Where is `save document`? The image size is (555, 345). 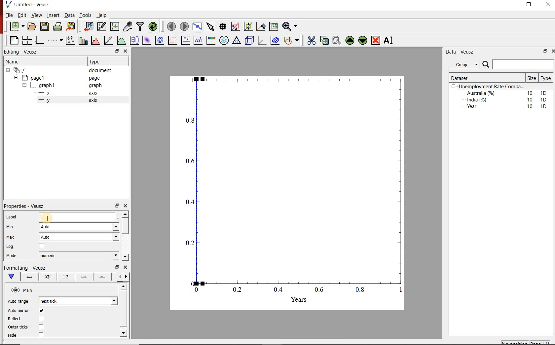
save document is located at coordinates (45, 26).